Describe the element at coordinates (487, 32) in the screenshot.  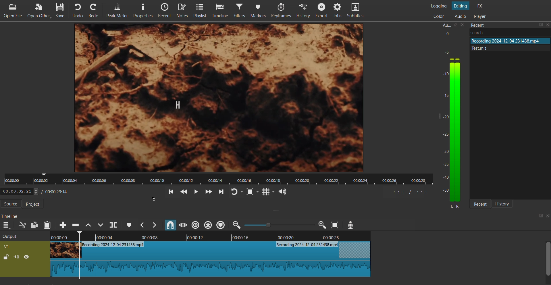
I see `` at that location.